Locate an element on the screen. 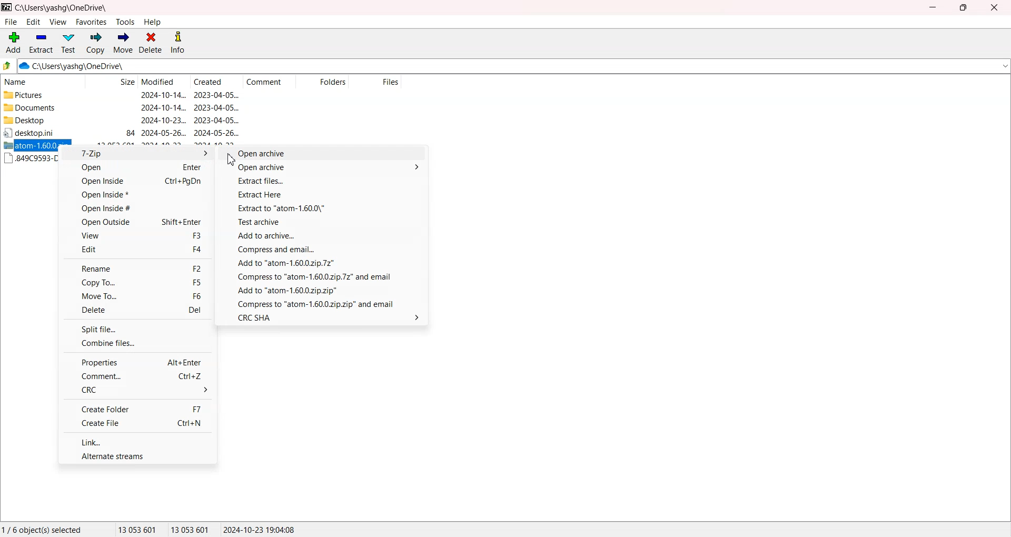 The image size is (1011, 537). Extract files is located at coordinates (324, 182).